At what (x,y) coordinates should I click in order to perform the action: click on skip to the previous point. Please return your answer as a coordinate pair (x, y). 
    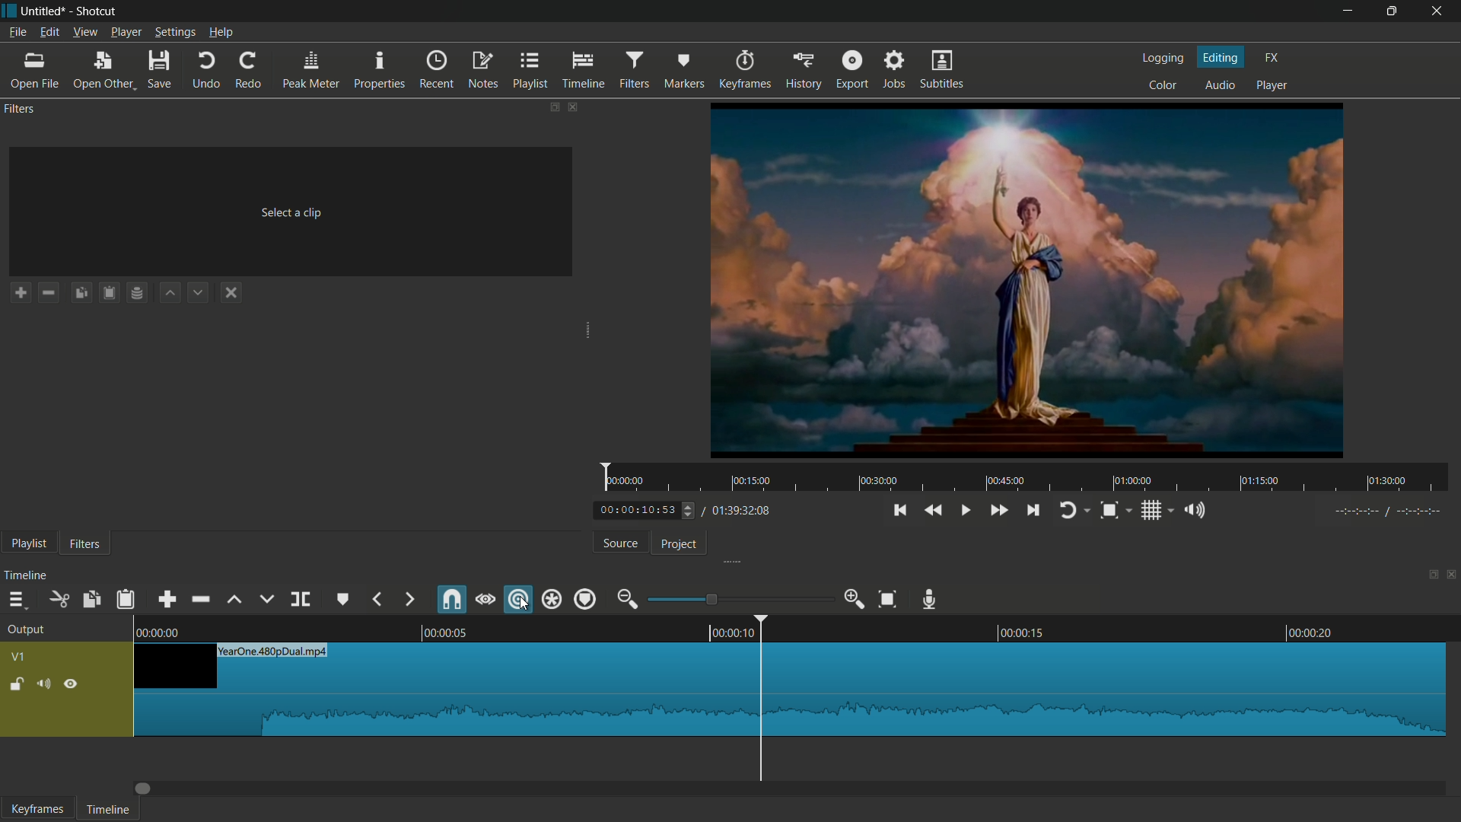
    Looking at the image, I should click on (899, 511).